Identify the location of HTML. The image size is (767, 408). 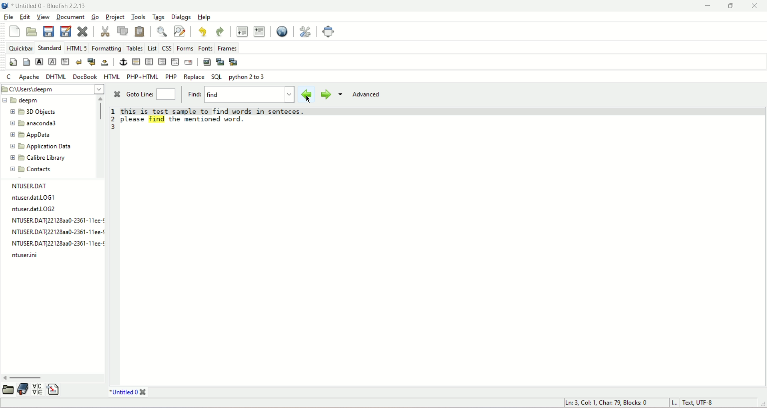
(111, 77).